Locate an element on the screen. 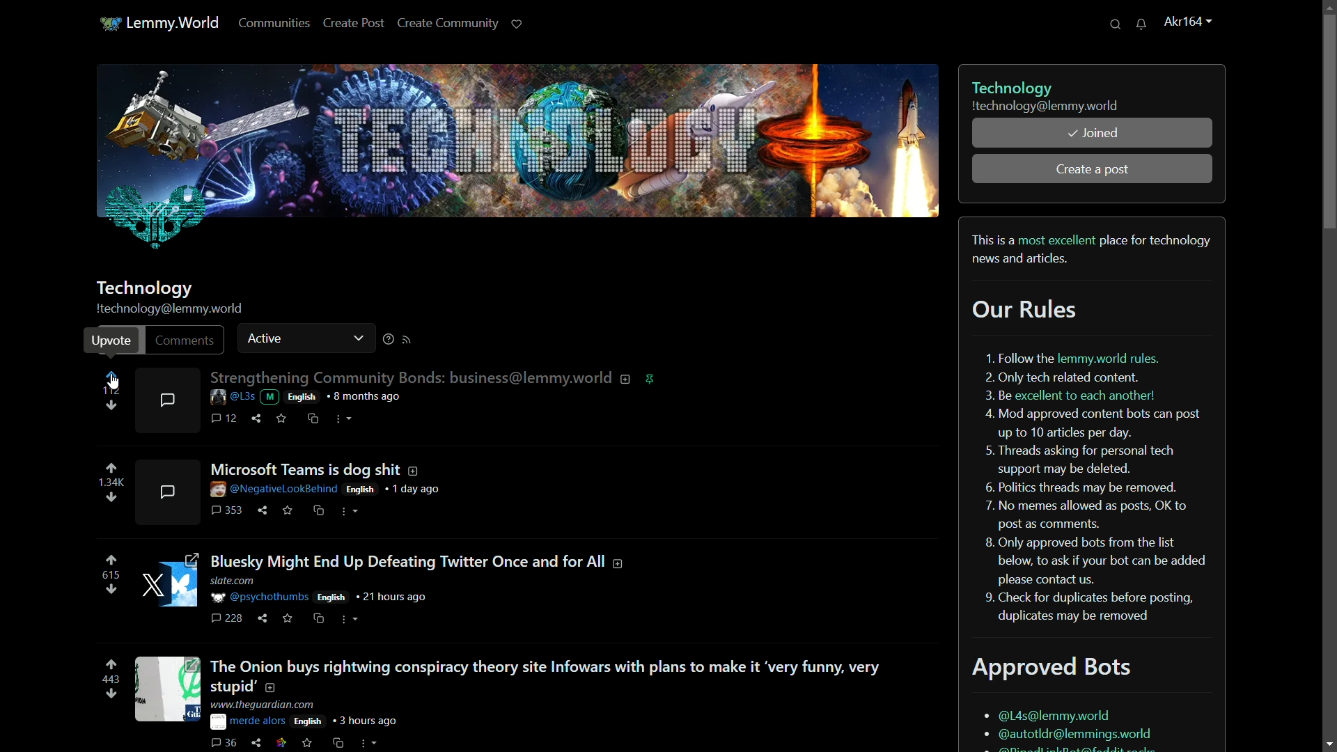 The width and height of the screenshot is (1337, 752). post-4 is located at coordinates (552, 676).